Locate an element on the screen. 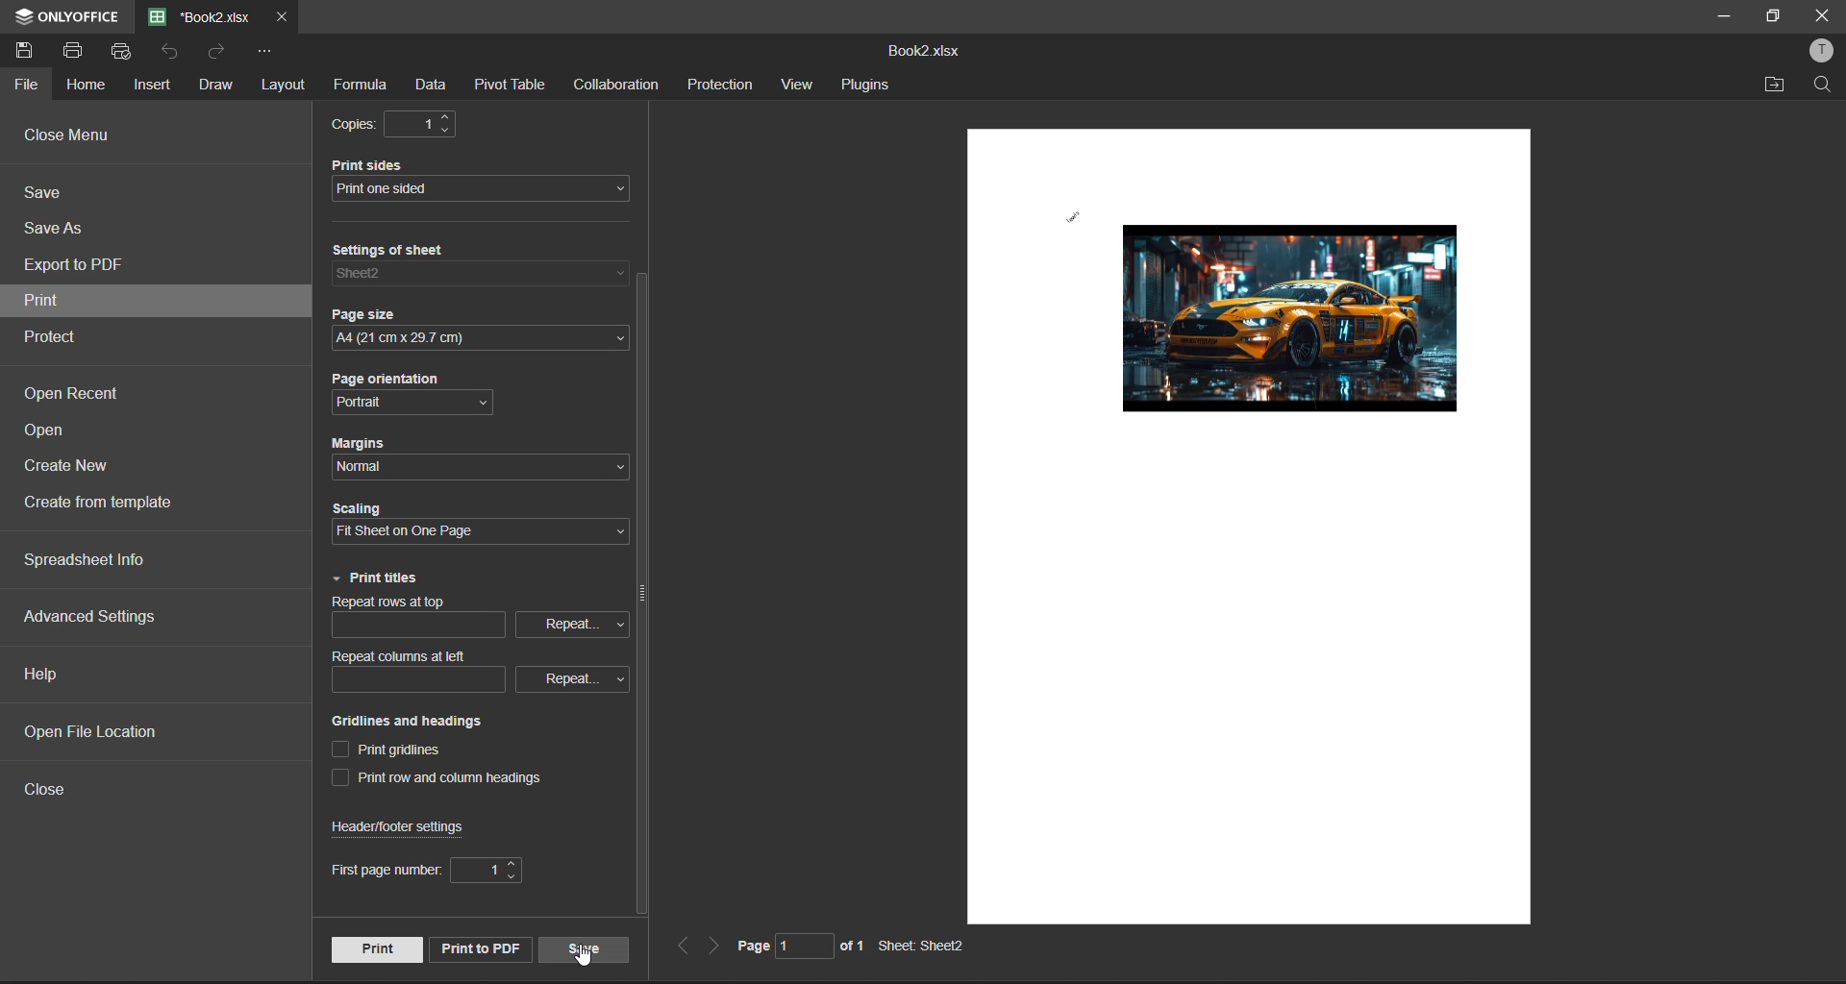 The height and width of the screenshot is (984, 1846). help is located at coordinates (46, 675).